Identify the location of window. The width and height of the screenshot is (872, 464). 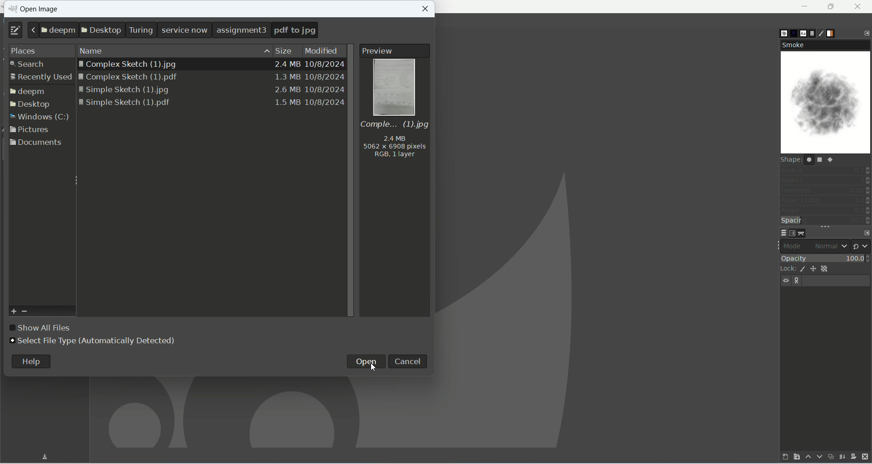
(40, 117).